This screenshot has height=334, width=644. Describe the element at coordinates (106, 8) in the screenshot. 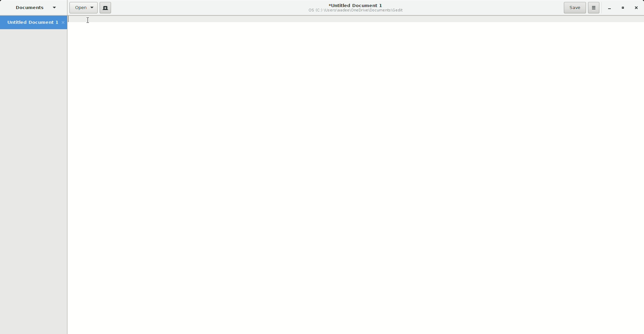

I see `New` at that location.